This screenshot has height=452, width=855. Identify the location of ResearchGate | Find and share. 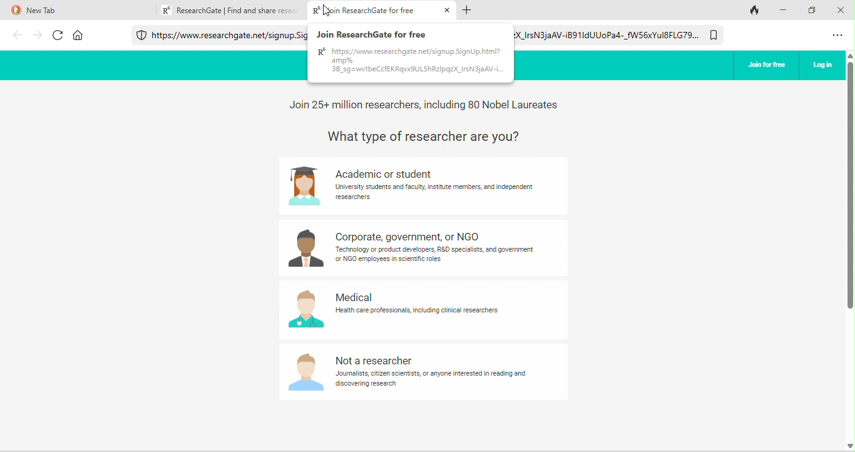
(234, 9).